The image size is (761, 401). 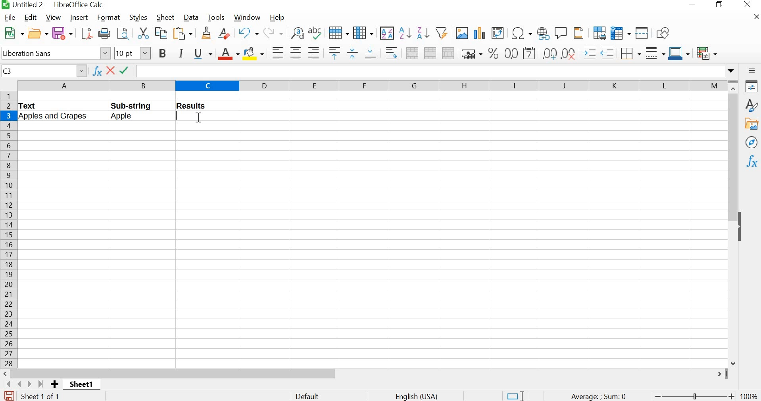 I want to click on italic, so click(x=180, y=53).